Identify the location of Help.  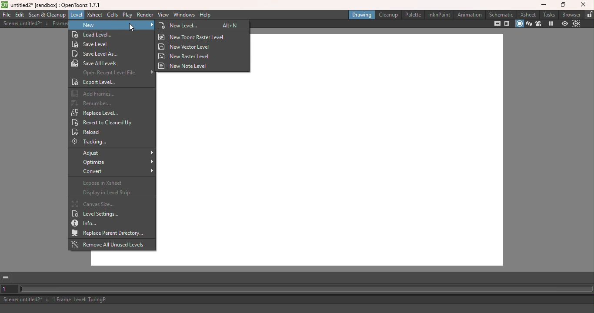
(206, 15).